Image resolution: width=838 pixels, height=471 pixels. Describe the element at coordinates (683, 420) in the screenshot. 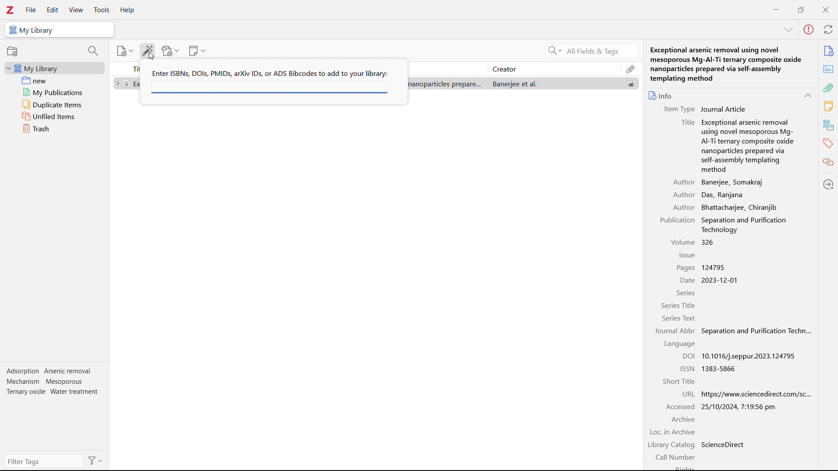

I see `Archive` at that location.